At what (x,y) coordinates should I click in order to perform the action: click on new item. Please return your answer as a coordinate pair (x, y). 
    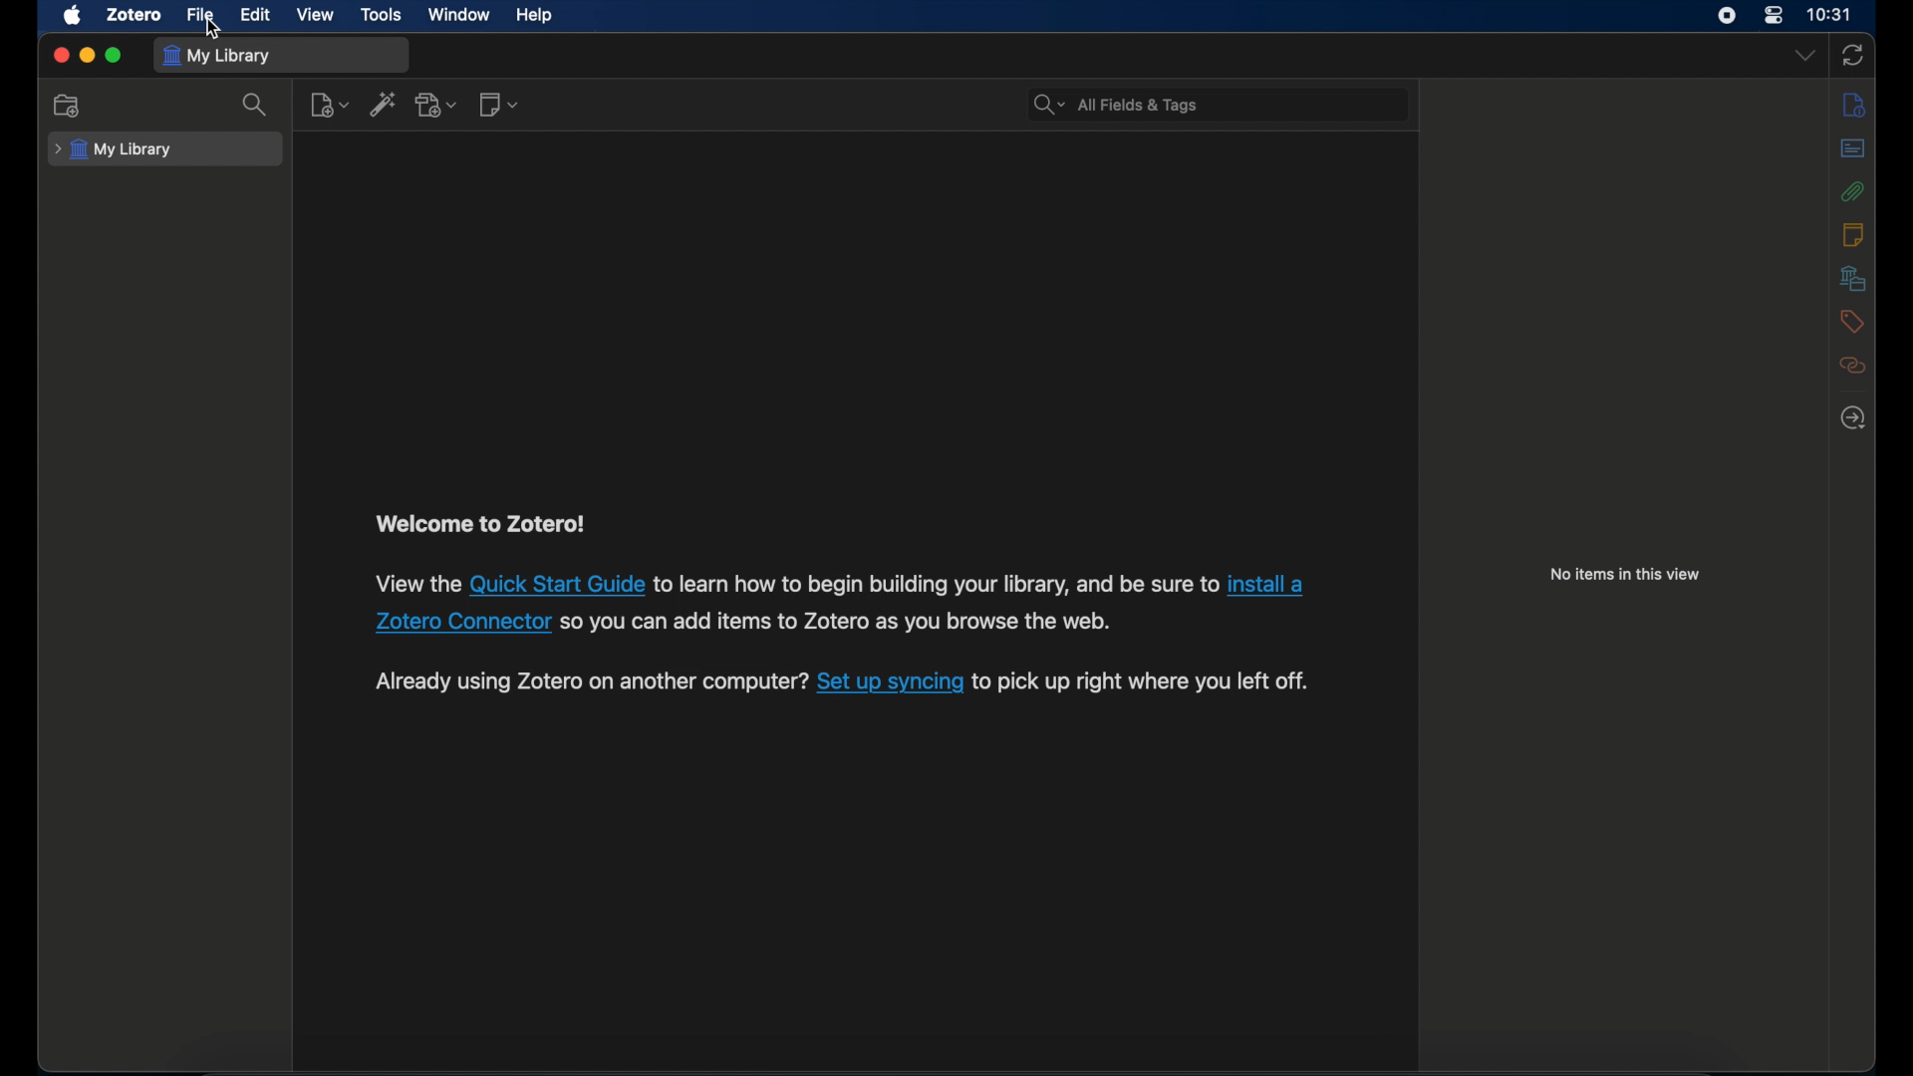
    Looking at the image, I should click on (330, 105).